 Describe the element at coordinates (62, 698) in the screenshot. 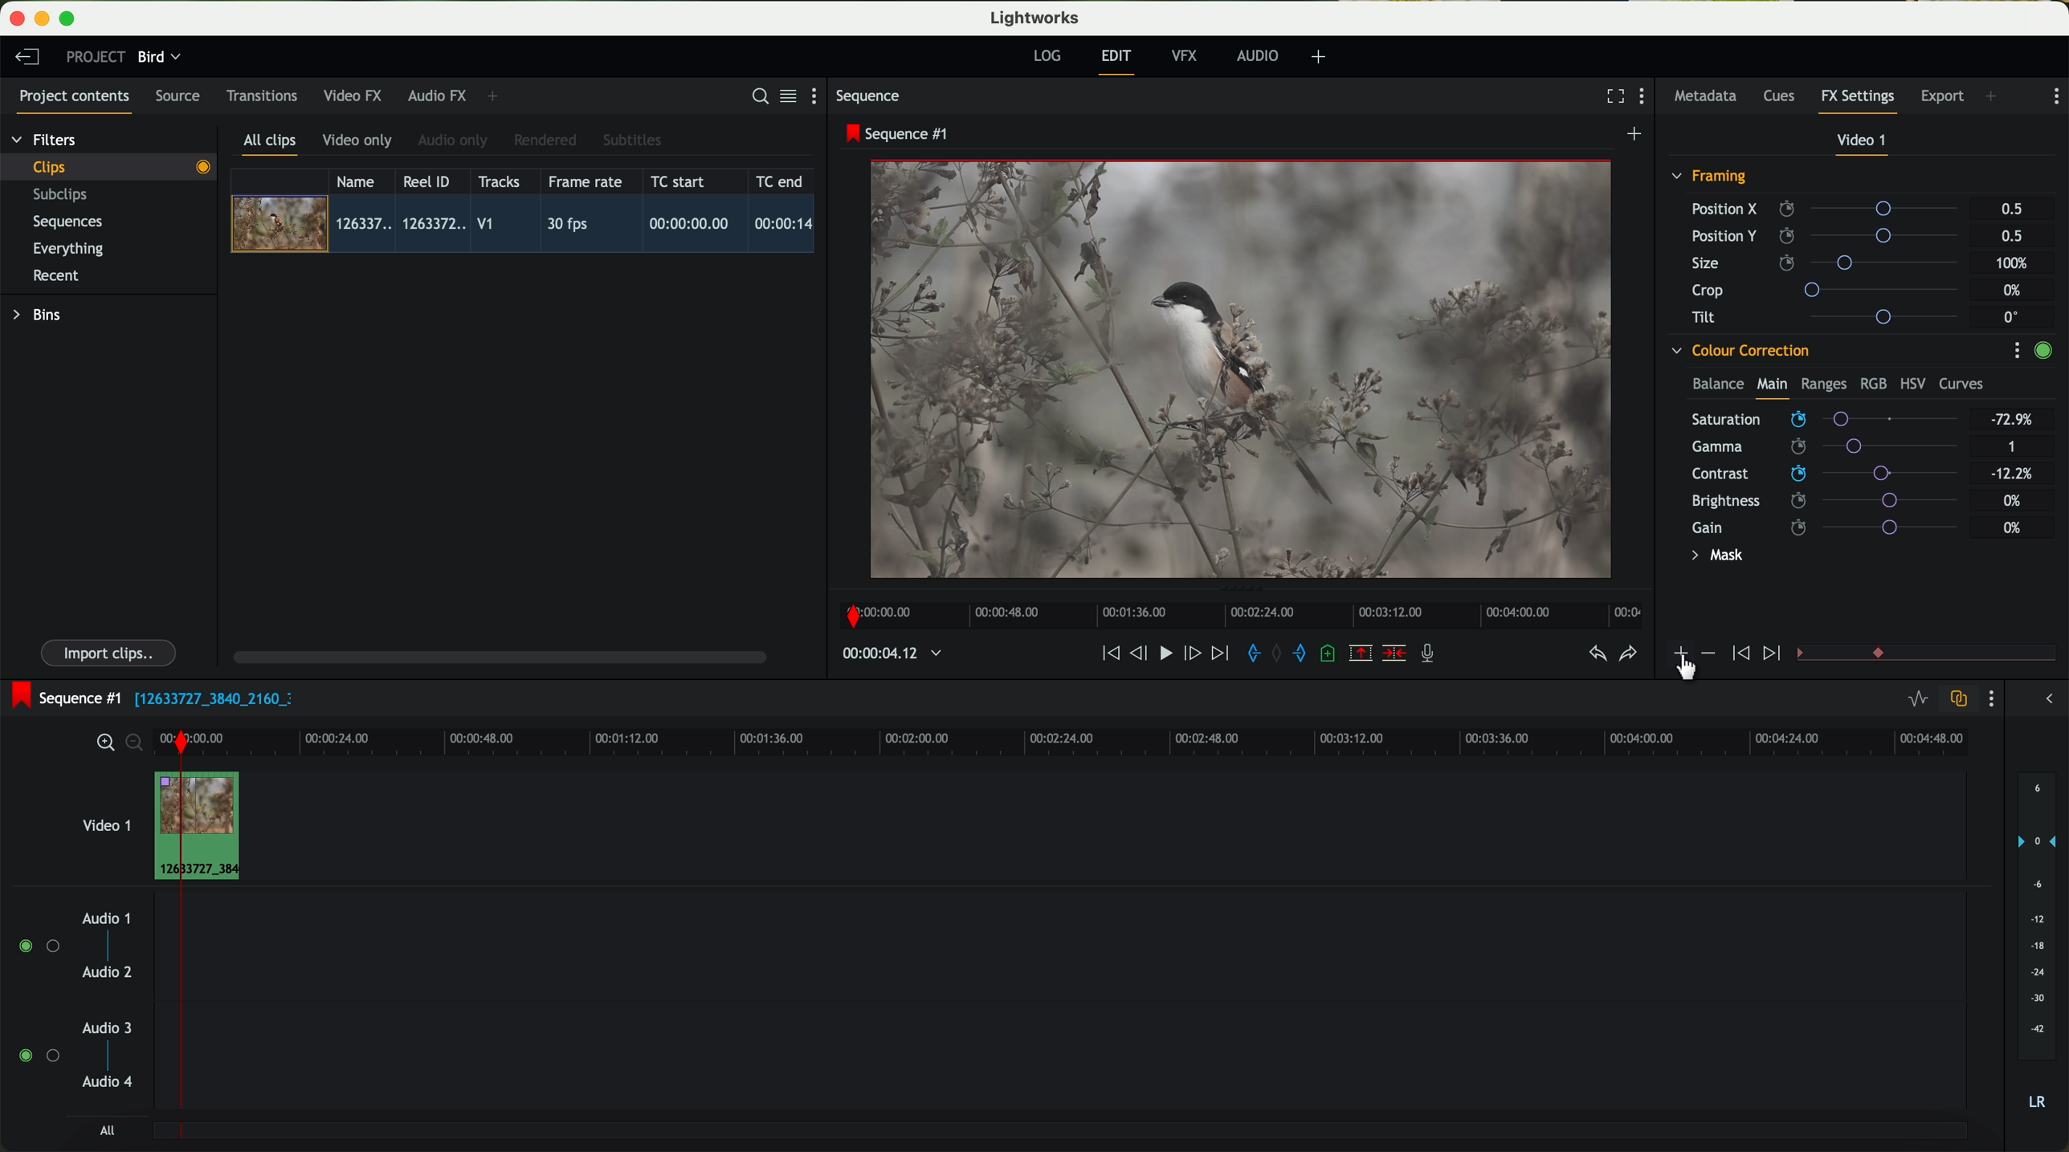

I see `sequence #1` at that location.